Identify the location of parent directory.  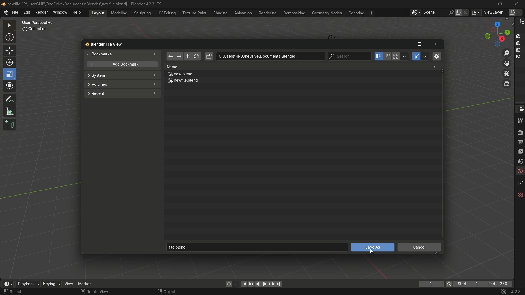
(189, 56).